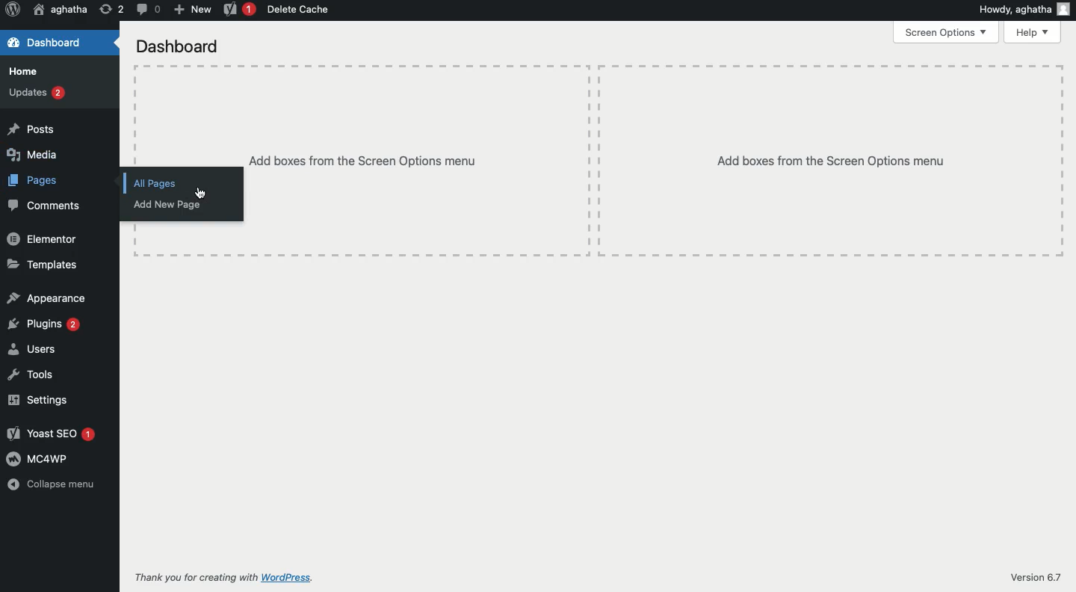  What do you see at coordinates (42, 265) in the screenshot?
I see `Templates` at bounding box center [42, 265].